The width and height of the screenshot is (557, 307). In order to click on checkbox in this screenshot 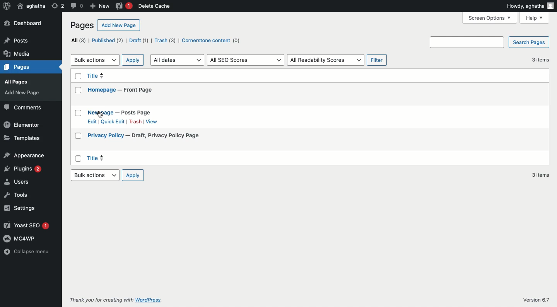, I will do `click(77, 113)`.